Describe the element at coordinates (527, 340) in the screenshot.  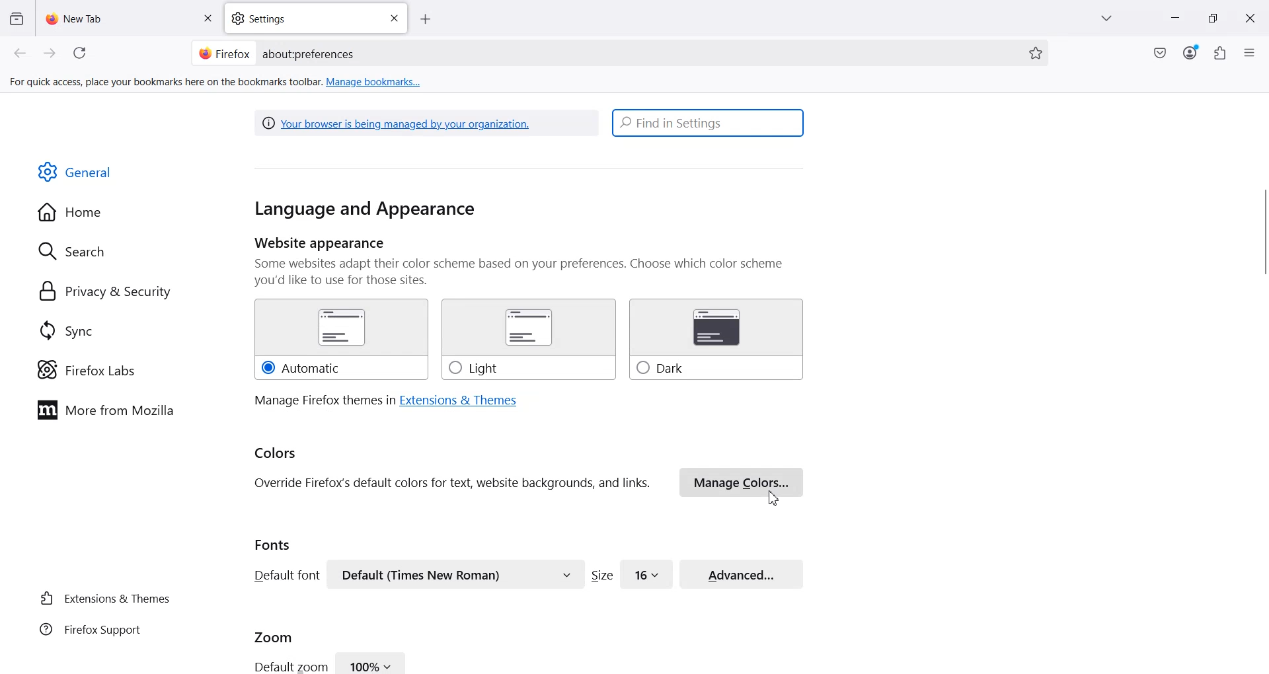
I see `O Light` at that location.